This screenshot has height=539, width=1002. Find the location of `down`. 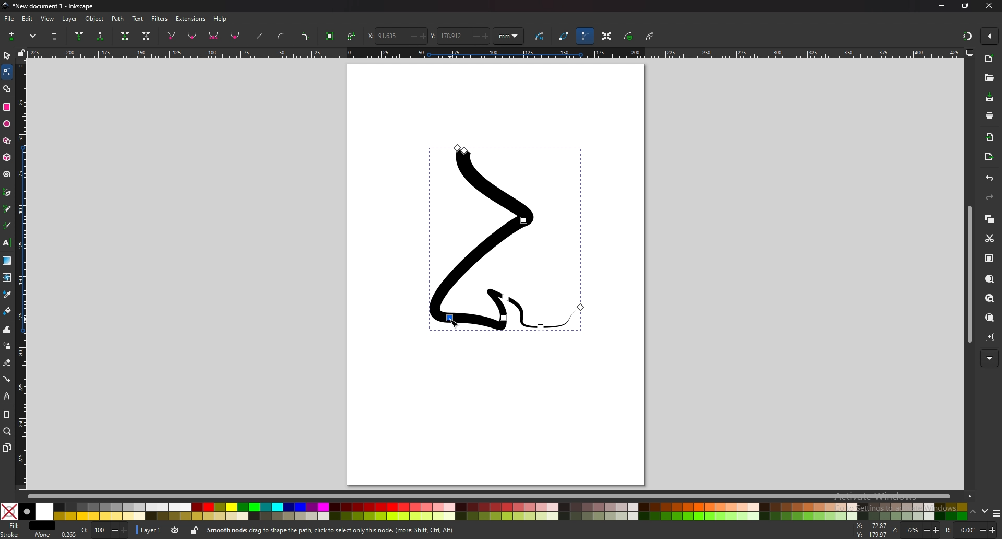

down is located at coordinates (984, 512).